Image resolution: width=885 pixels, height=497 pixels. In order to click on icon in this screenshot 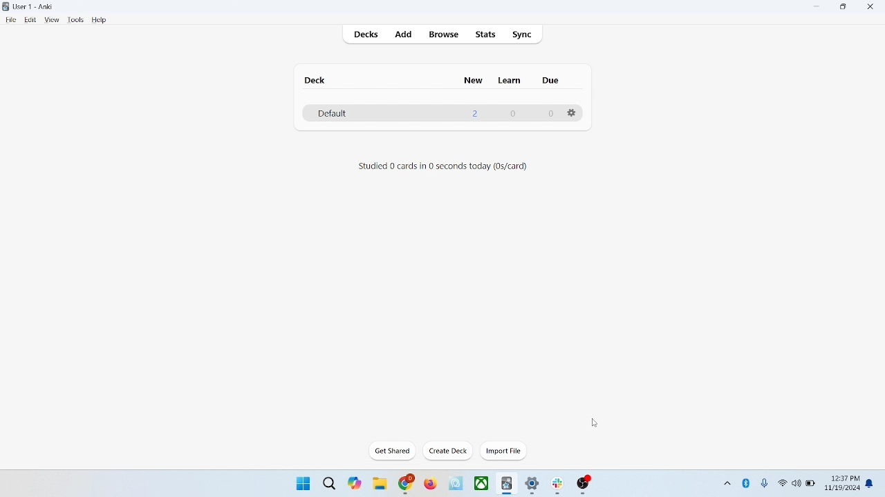, I will do `click(507, 485)`.